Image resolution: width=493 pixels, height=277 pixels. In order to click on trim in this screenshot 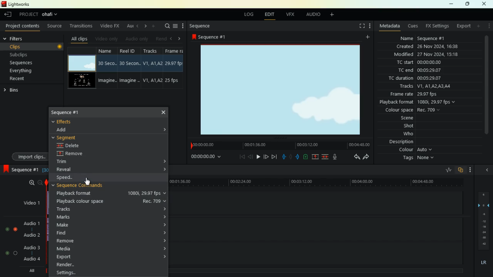, I will do `click(67, 161)`.